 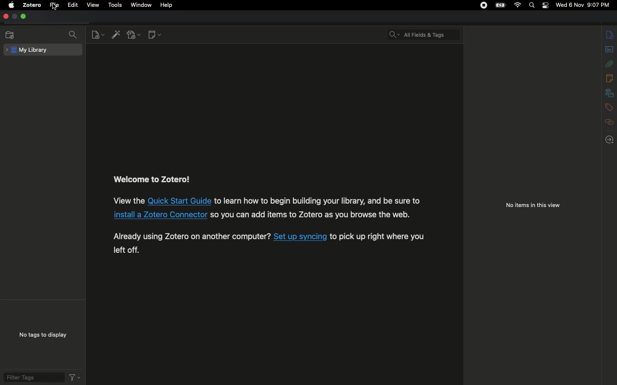 I want to click on Filter collections, so click(x=75, y=36).